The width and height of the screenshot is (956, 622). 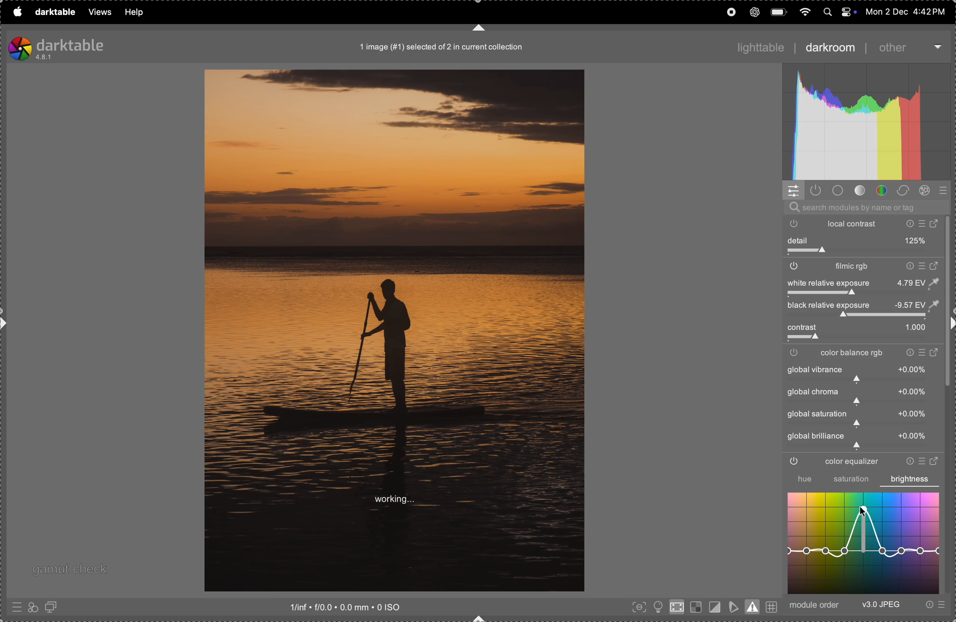 What do you see at coordinates (135, 12) in the screenshot?
I see `help` at bounding box center [135, 12].